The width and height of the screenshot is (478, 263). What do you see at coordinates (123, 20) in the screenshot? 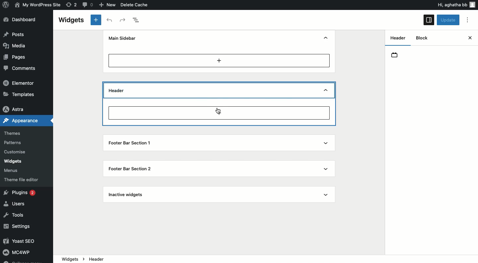
I see `Redo` at bounding box center [123, 20].